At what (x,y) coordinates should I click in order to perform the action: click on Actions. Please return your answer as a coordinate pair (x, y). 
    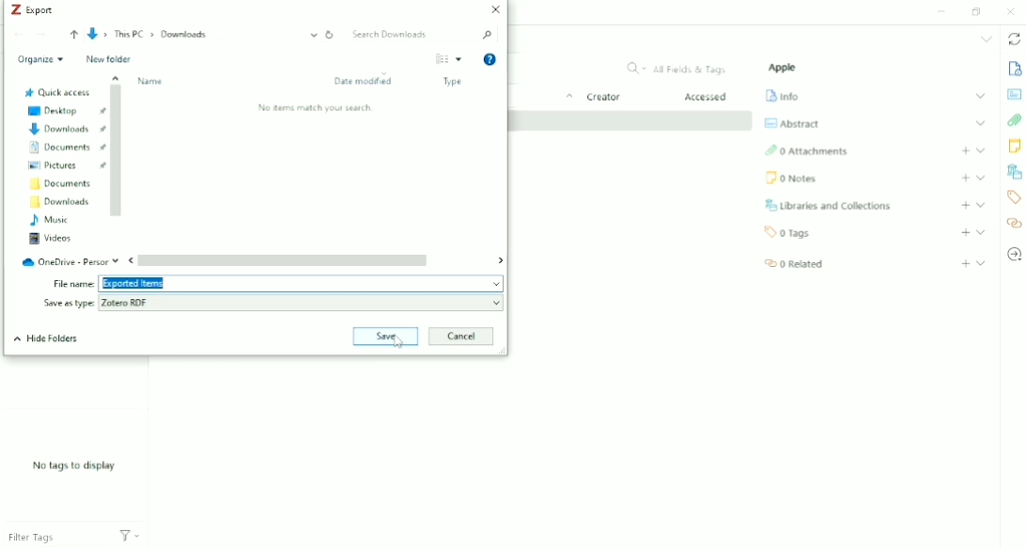
    Looking at the image, I should click on (130, 539).